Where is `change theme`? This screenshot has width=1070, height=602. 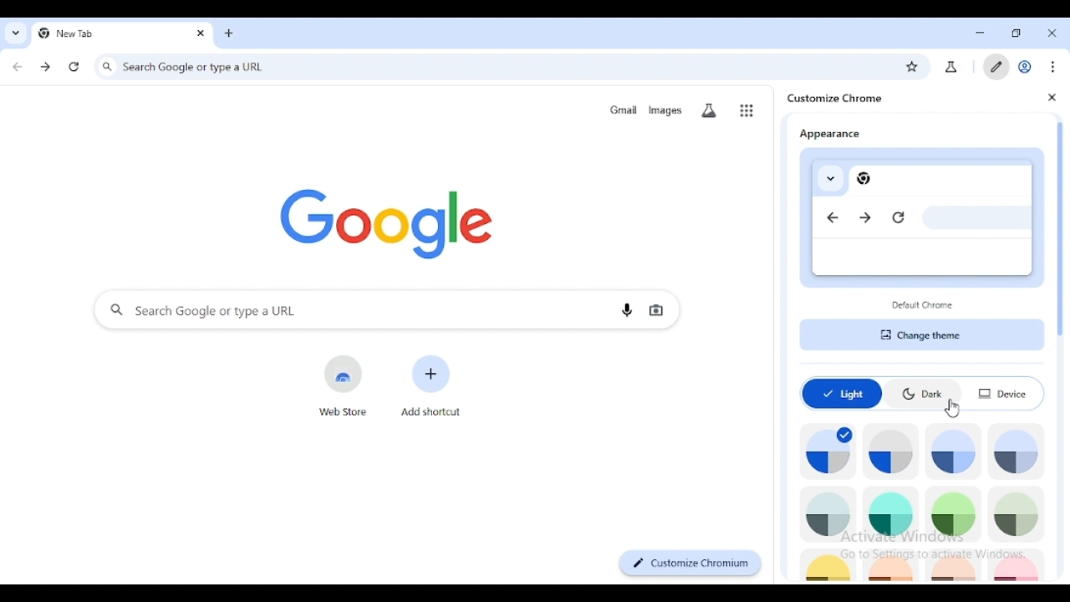
change theme is located at coordinates (921, 335).